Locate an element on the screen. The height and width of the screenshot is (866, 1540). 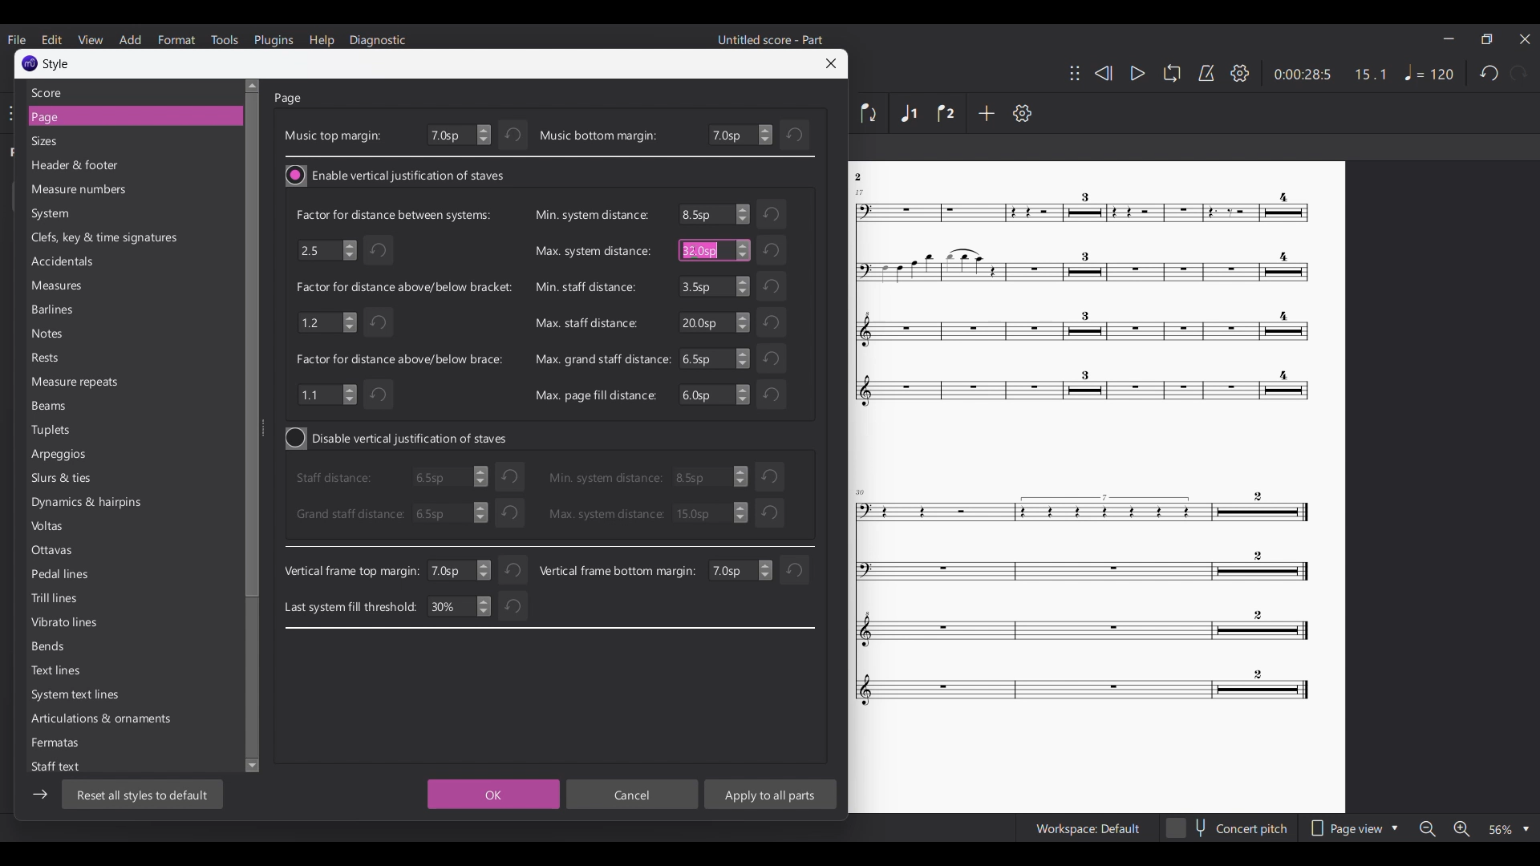
Tempo is located at coordinates (1429, 72).